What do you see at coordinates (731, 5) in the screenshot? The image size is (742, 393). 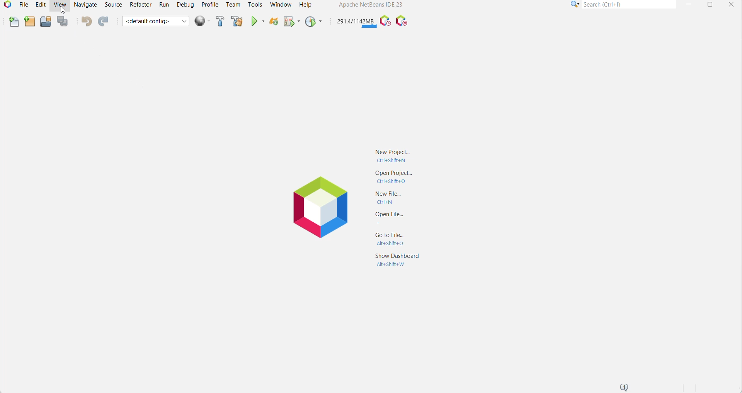 I see `Close` at bounding box center [731, 5].